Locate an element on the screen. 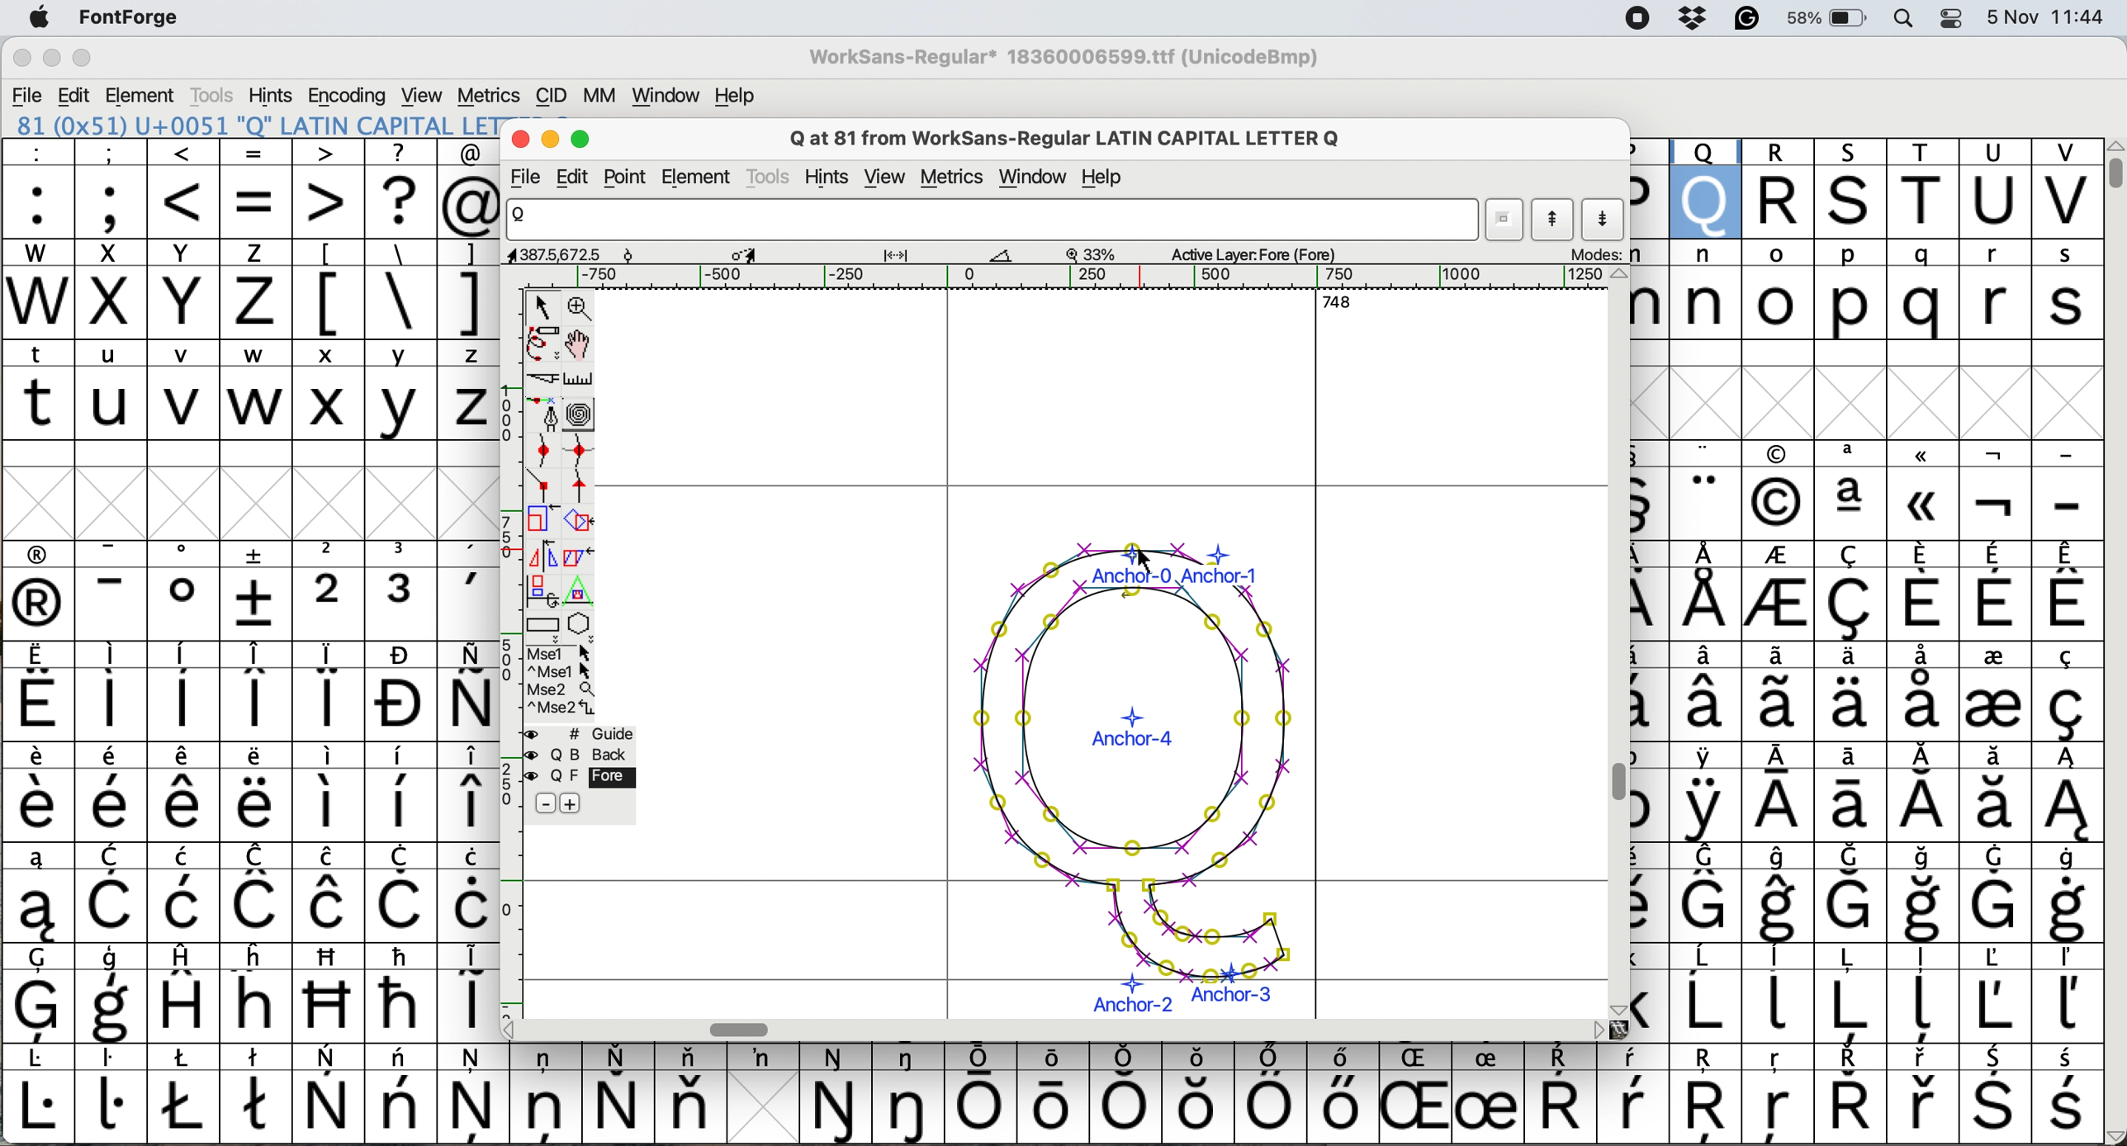 This screenshot has height=1146, width=2127. vertical scroll bar is located at coordinates (2114, 170).